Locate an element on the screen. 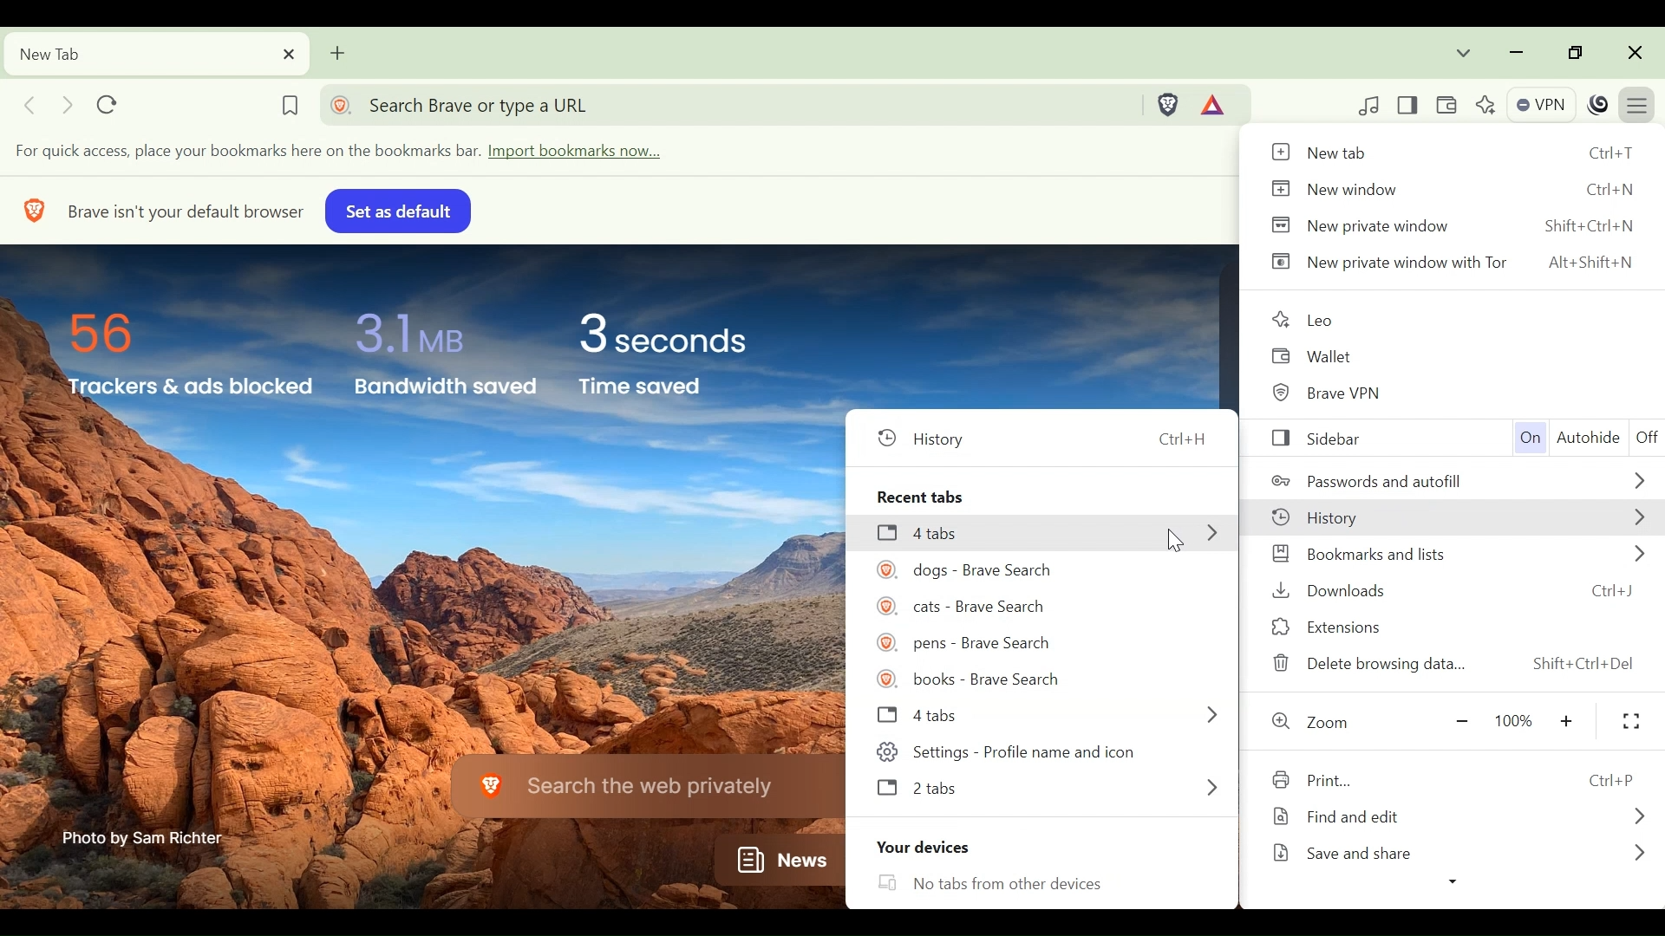  2tabs is located at coordinates (938, 789).